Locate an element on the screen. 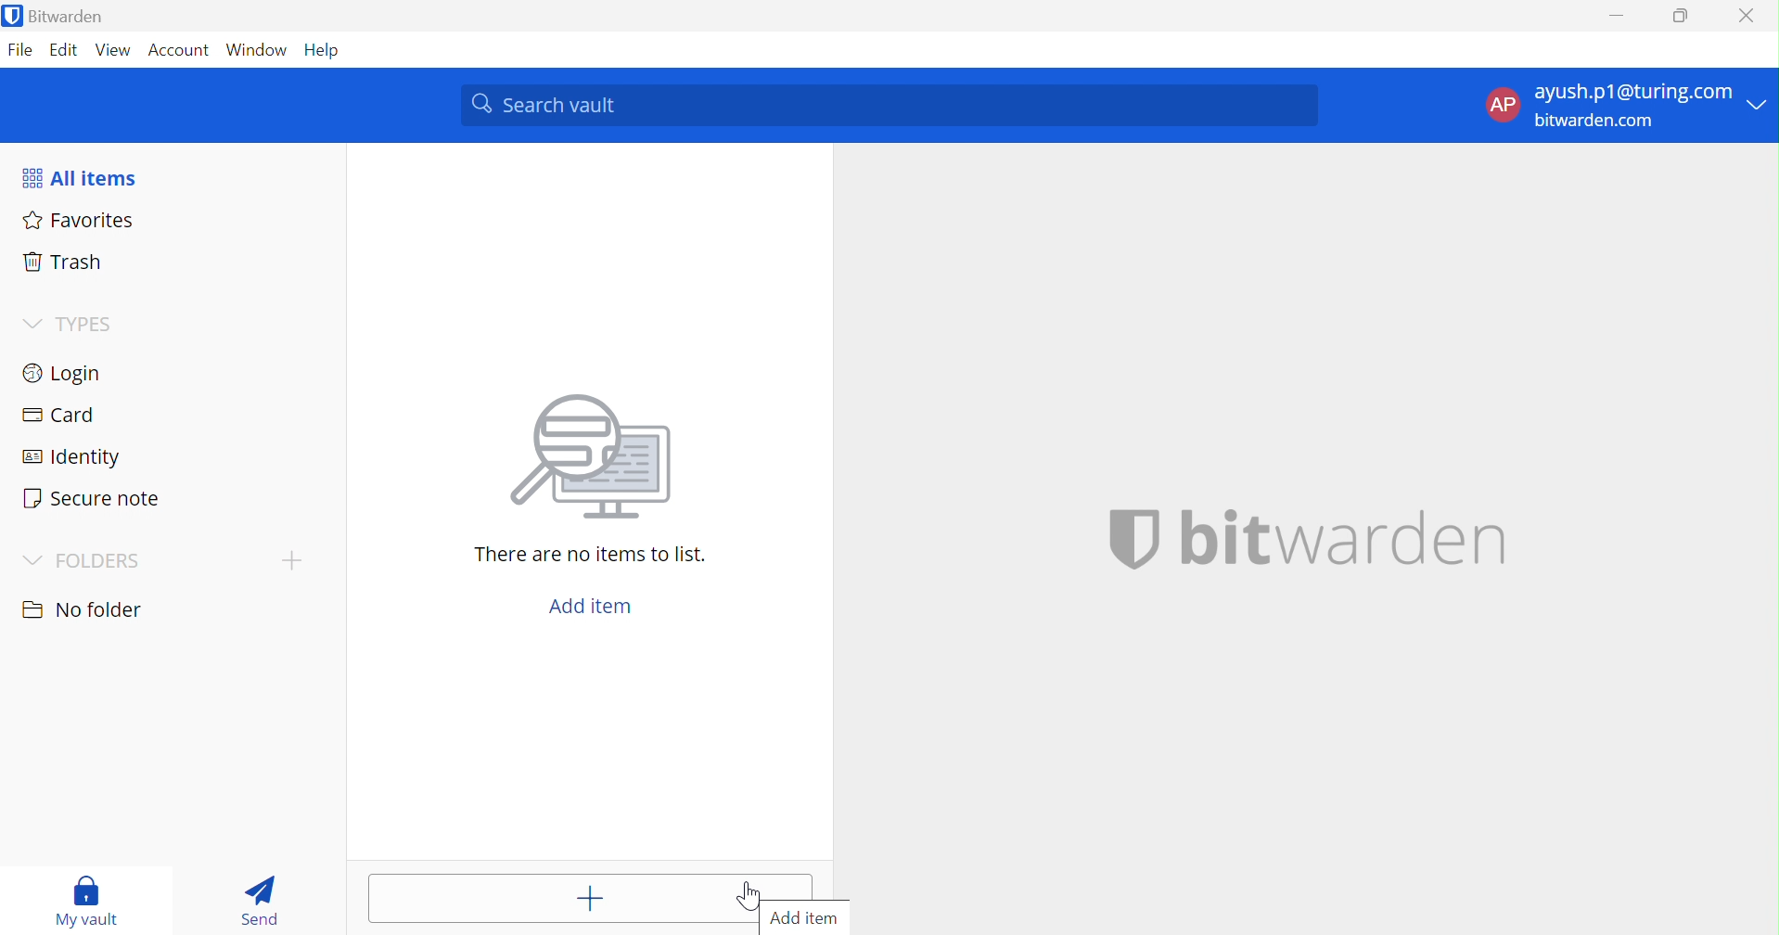  FOLDERS is located at coordinates (99, 562).